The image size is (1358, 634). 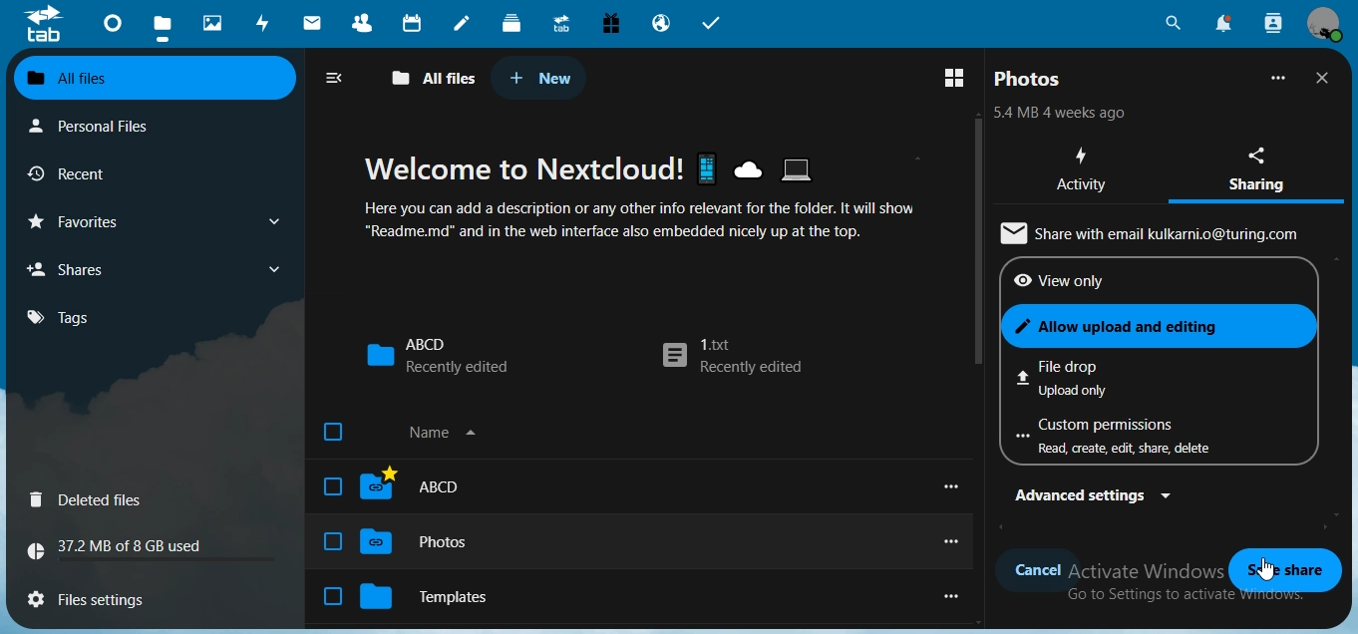 What do you see at coordinates (1326, 78) in the screenshot?
I see `close` at bounding box center [1326, 78].